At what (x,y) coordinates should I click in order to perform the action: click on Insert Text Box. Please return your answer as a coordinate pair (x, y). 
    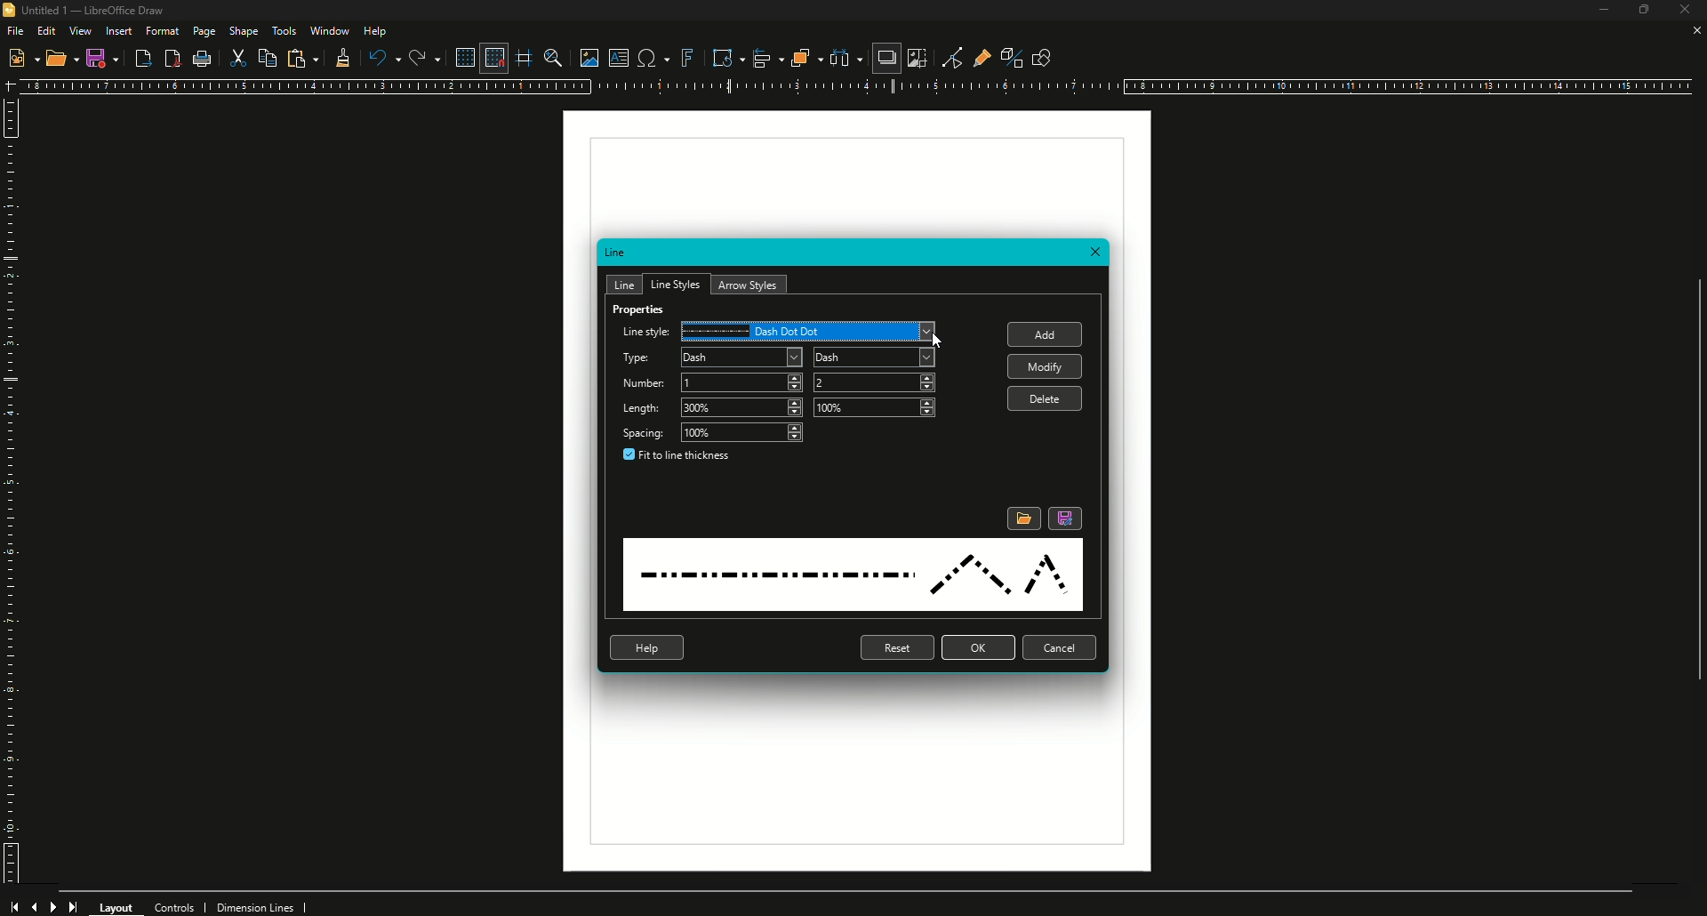
    Looking at the image, I should click on (616, 58).